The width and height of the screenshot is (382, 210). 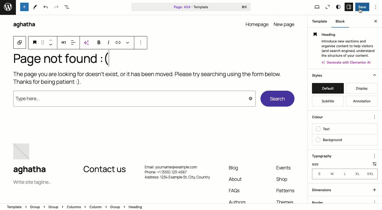 I want to click on Template, so click(x=318, y=21).